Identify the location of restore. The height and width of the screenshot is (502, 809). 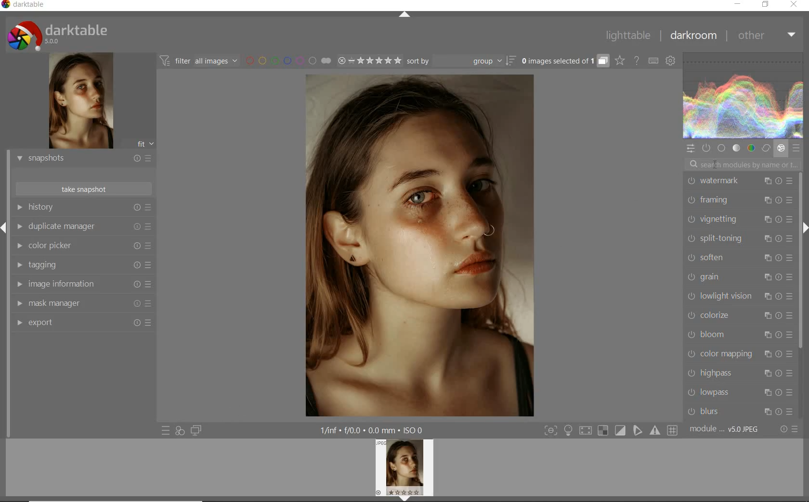
(766, 4).